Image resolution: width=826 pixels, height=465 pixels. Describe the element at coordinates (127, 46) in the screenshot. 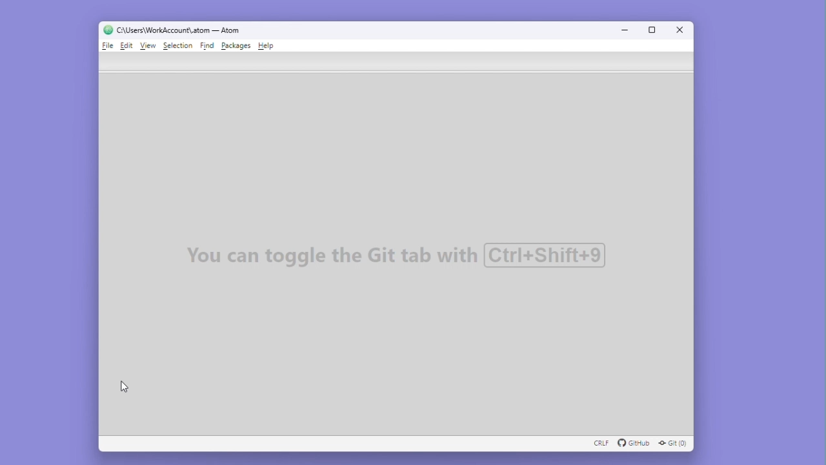

I see `Edit` at that location.